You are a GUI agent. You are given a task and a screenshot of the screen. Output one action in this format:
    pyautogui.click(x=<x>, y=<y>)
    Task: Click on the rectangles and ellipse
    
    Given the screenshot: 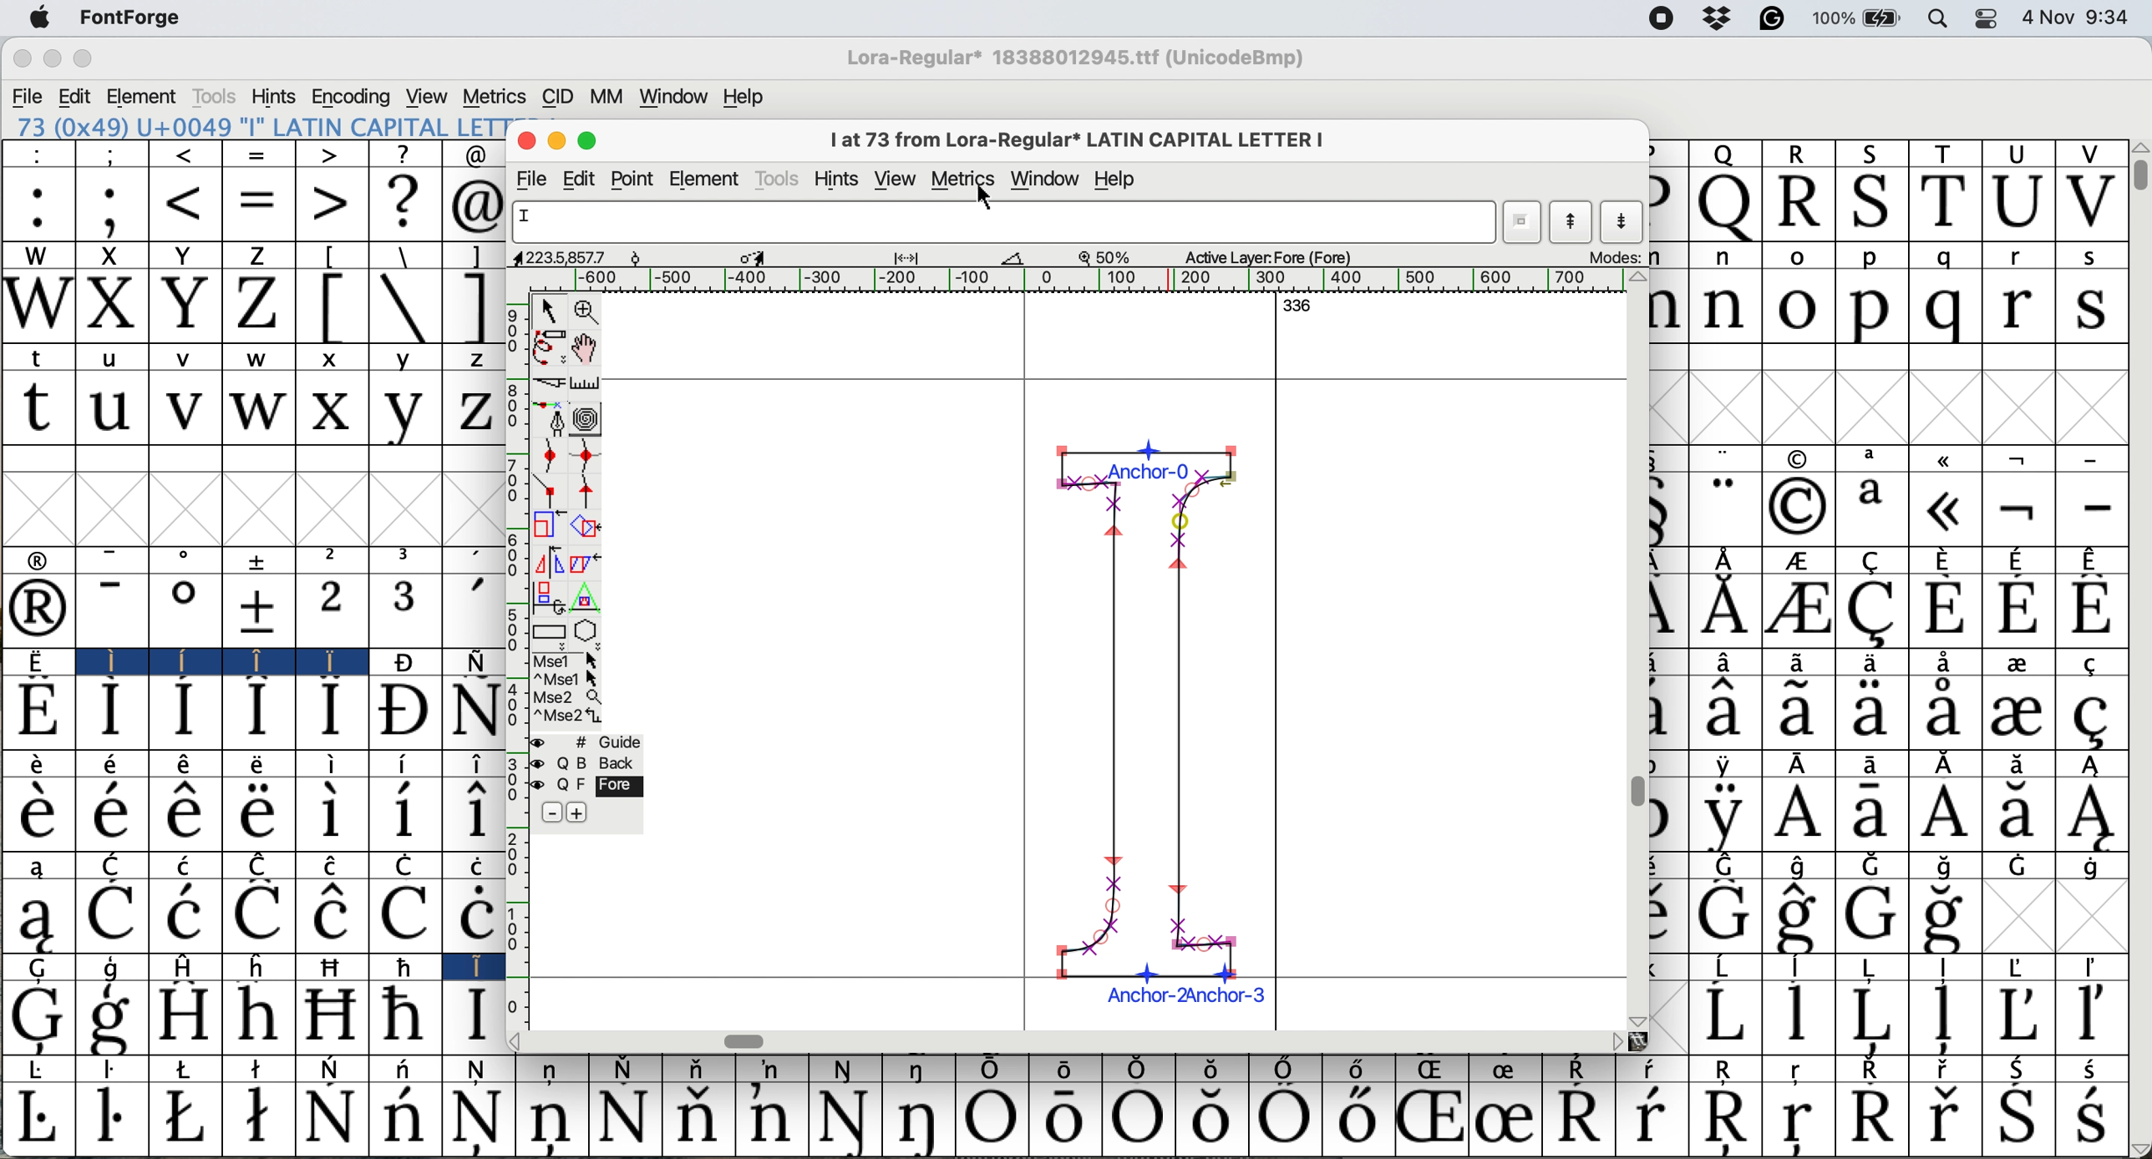 What is the action you would take?
    pyautogui.click(x=550, y=629)
    